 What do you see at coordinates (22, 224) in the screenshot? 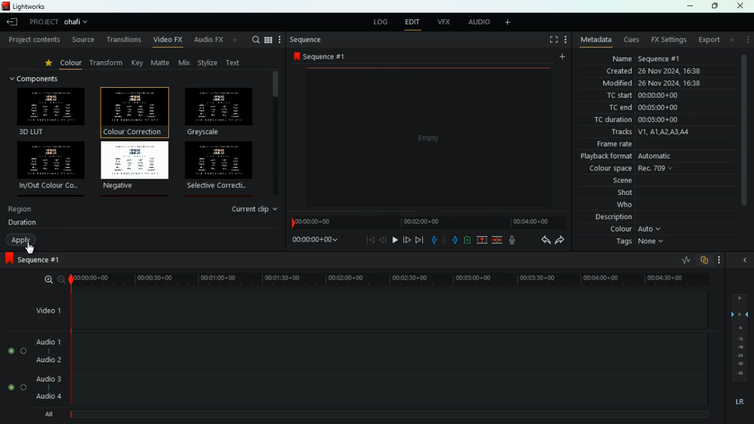
I see `duration` at bounding box center [22, 224].